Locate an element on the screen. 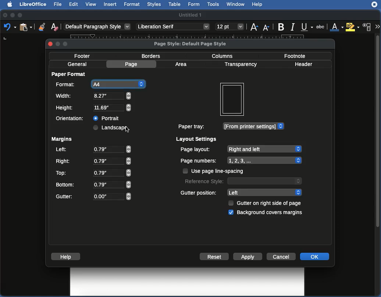 This screenshot has width=381, height=297. Paper tray is located at coordinates (193, 126).